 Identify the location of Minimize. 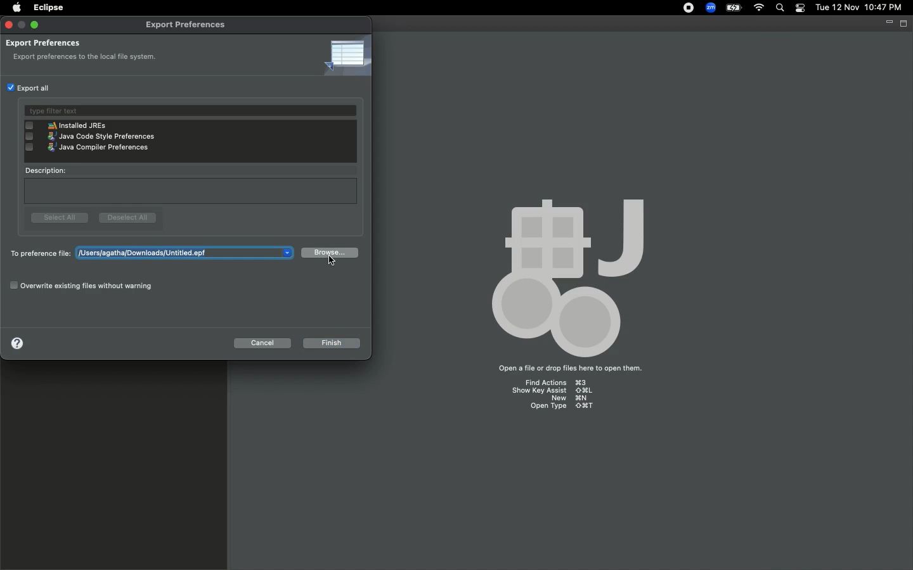
(887, 22).